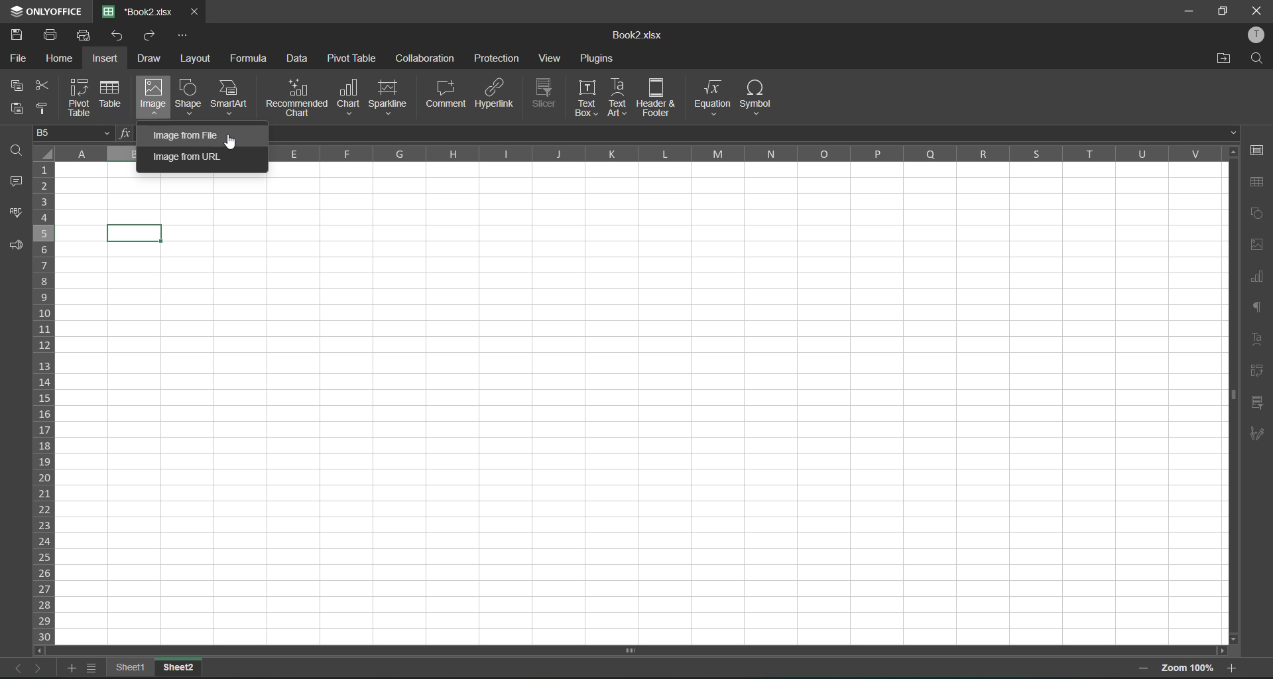 The width and height of the screenshot is (1273, 679). Describe the element at coordinates (1231, 312) in the screenshot. I see `vertical scroll bar` at that location.